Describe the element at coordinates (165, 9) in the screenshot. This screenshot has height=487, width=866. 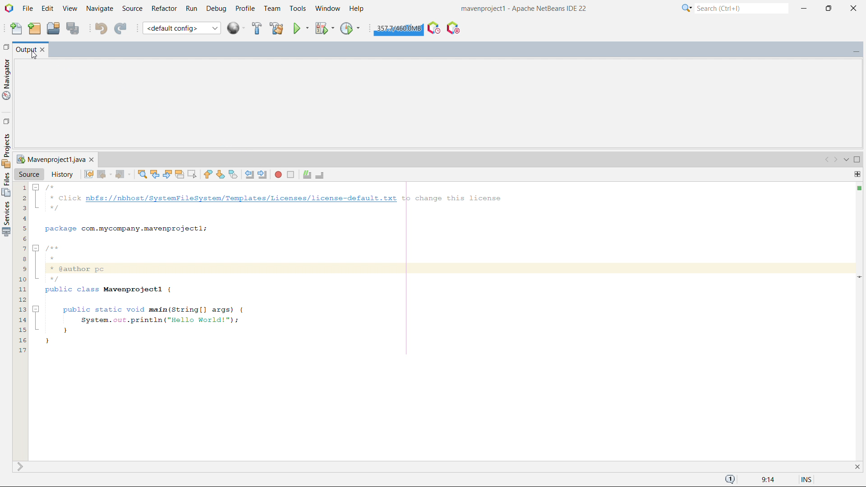
I see `refactor` at that location.